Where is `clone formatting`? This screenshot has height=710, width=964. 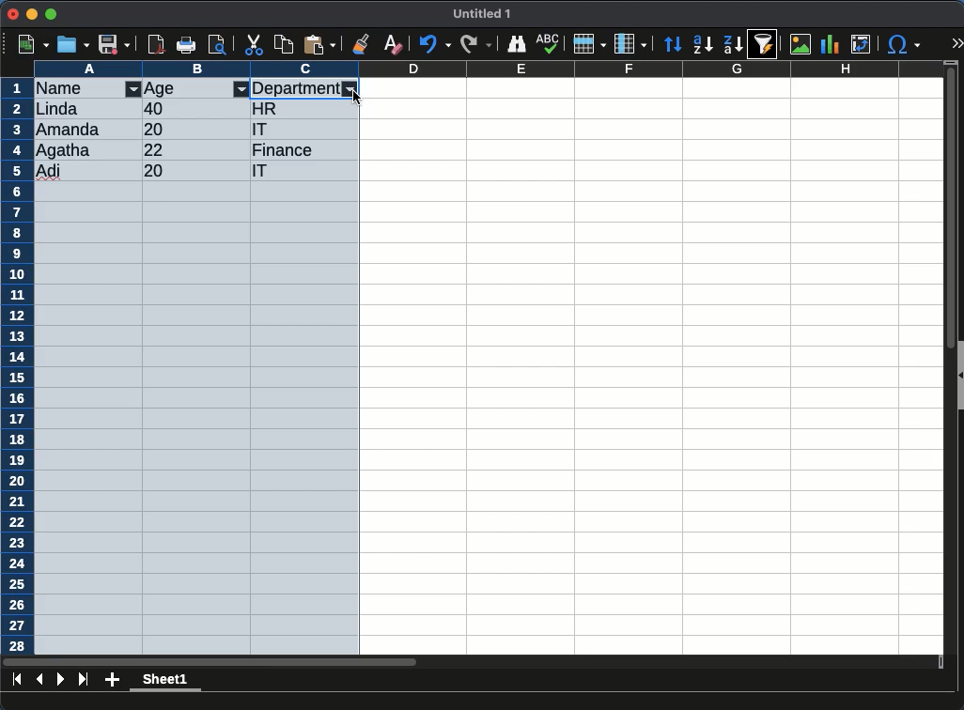
clone formatting is located at coordinates (363, 43).